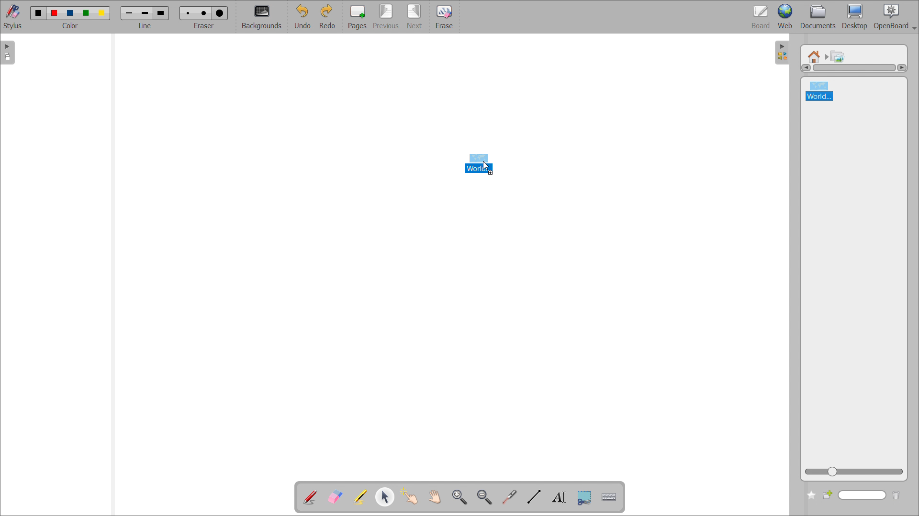  Describe the element at coordinates (70, 17) in the screenshot. I see `select color` at that location.